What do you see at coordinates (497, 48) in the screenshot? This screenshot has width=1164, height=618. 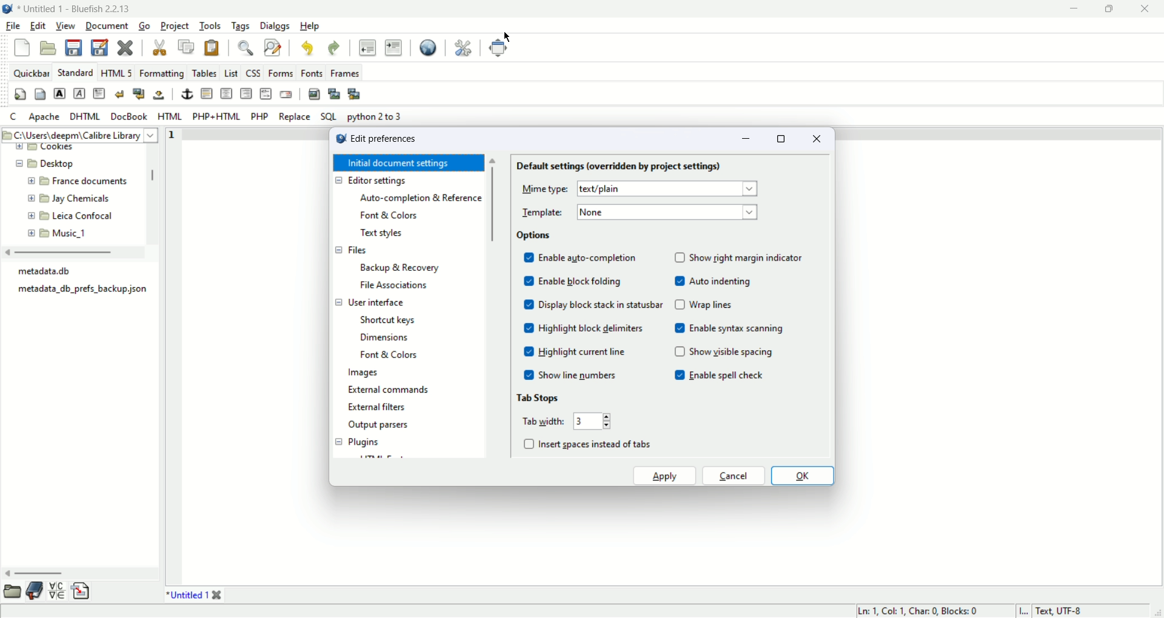 I see `fullscreen` at bounding box center [497, 48].